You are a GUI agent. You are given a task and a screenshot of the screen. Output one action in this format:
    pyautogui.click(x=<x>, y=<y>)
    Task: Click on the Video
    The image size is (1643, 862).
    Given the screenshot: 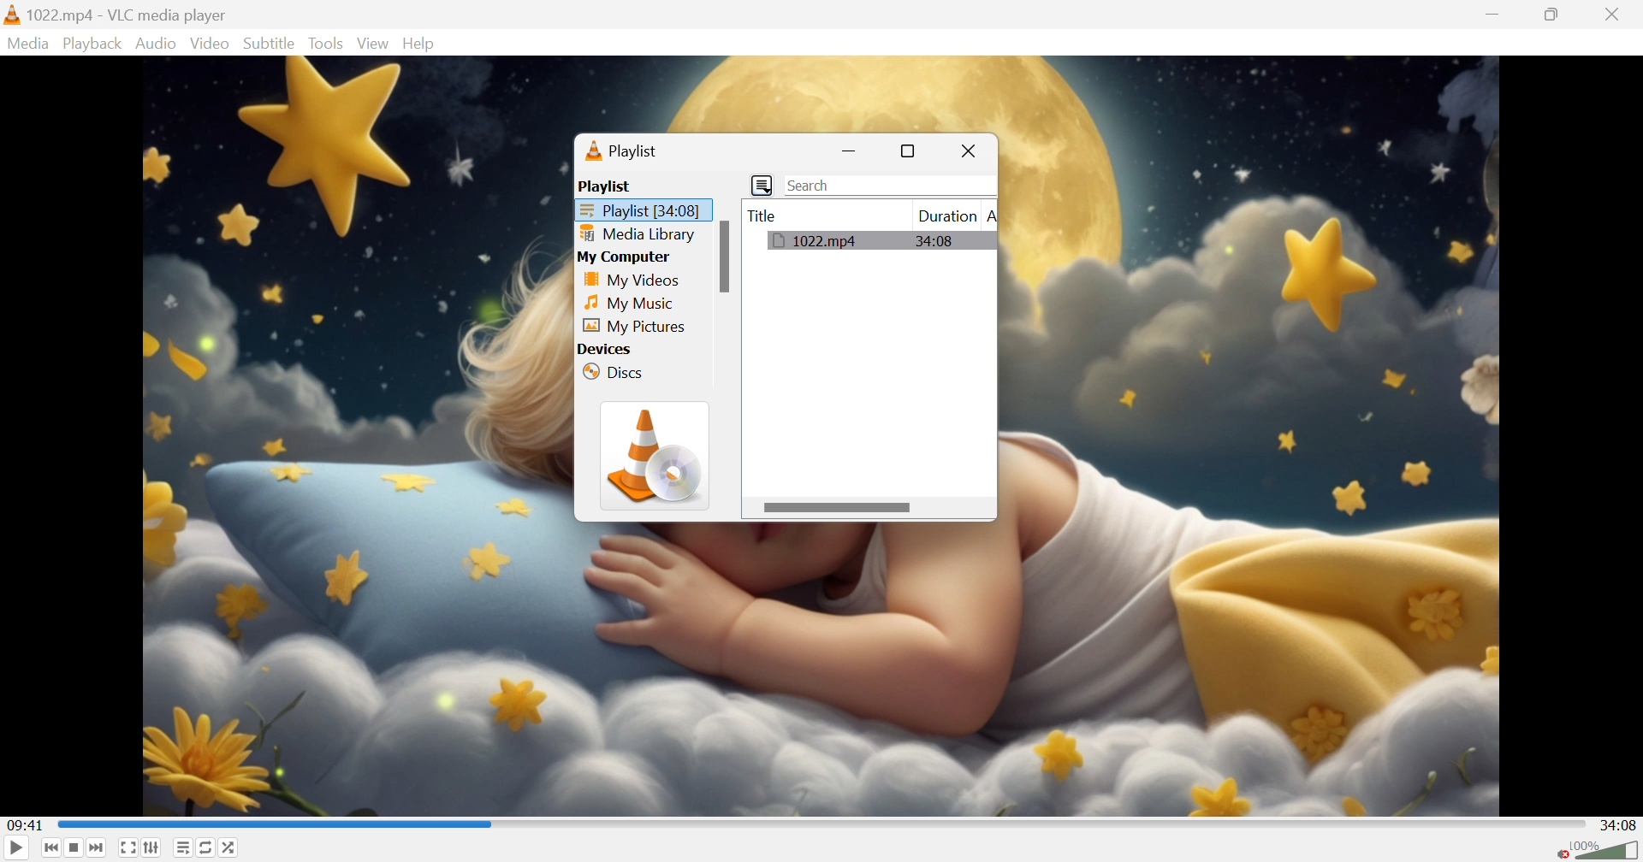 What is the action you would take?
    pyautogui.click(x=210, y=45)
    